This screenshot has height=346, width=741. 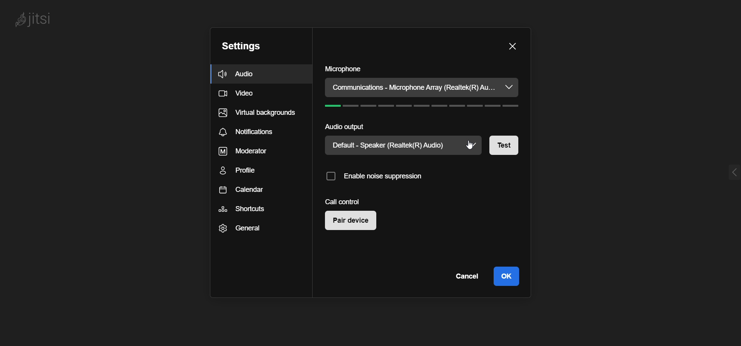 What do you see at coordinates (343, 202) in the screenshot?
I see `call control` at bounding box center [343, 202].